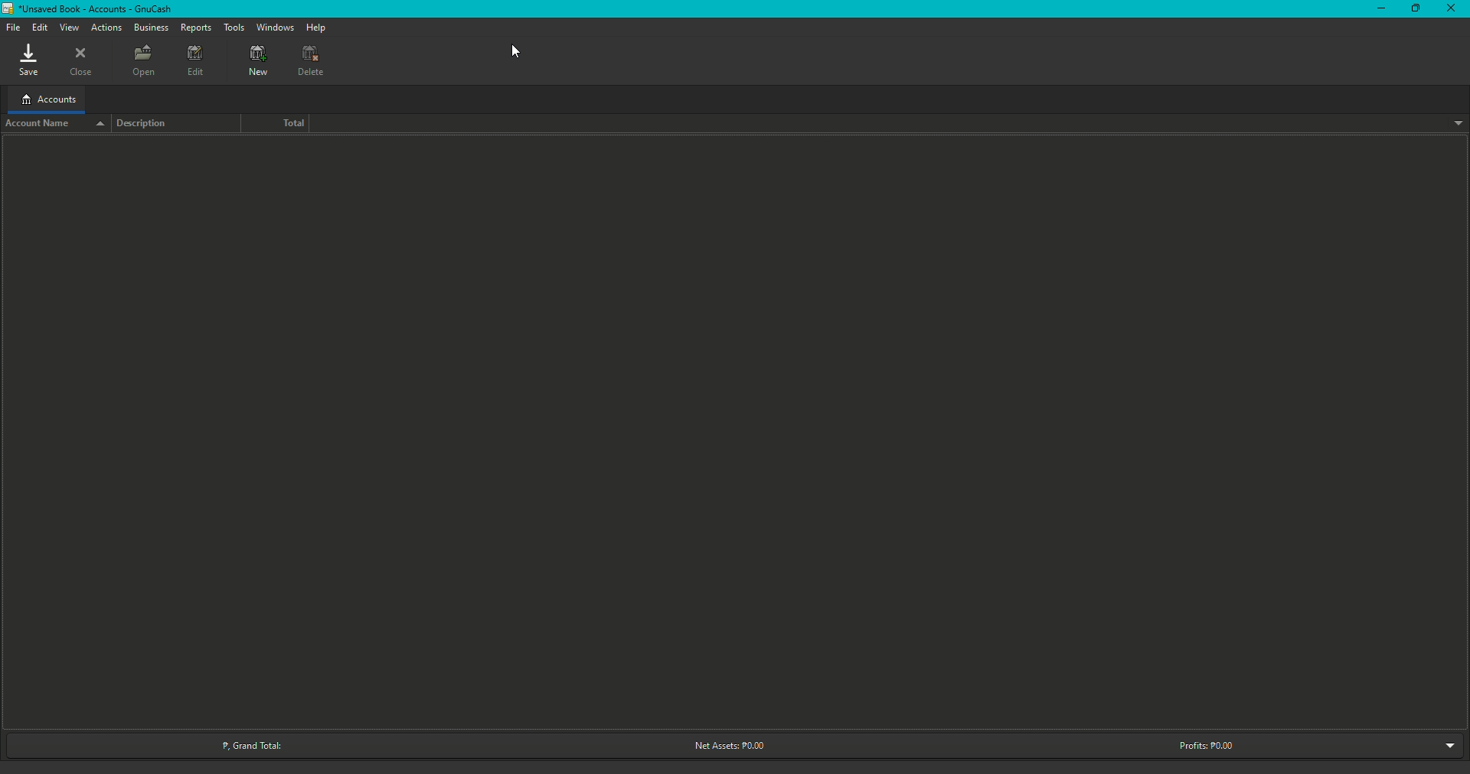 The image size is (1470, 774). Describe the element at coordinates (1377, 9) in the screenshot. I see `Minimize` at that location.